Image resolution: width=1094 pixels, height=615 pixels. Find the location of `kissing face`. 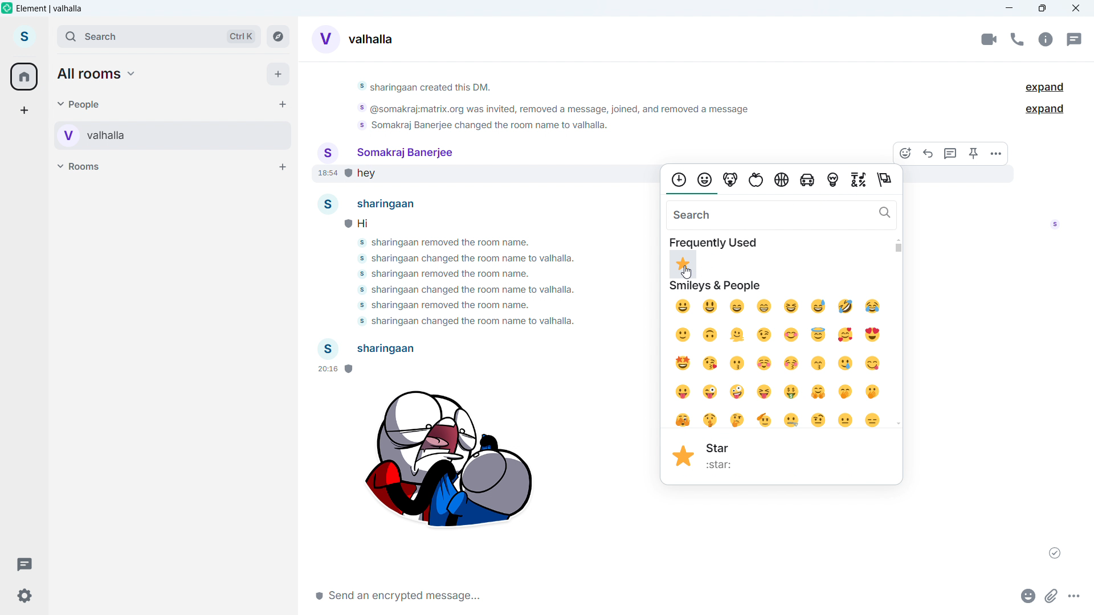

kissing face is located at coordinates (739, 363).